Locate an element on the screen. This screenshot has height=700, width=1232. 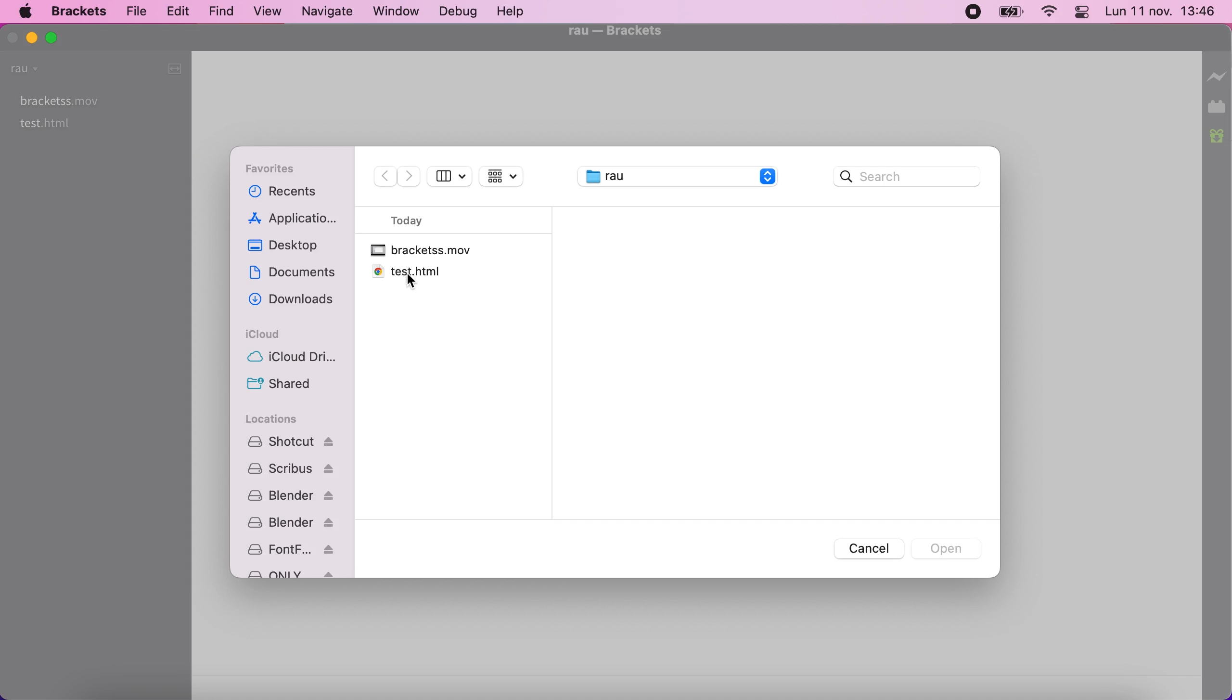
test is located at coordinates (45, 123).